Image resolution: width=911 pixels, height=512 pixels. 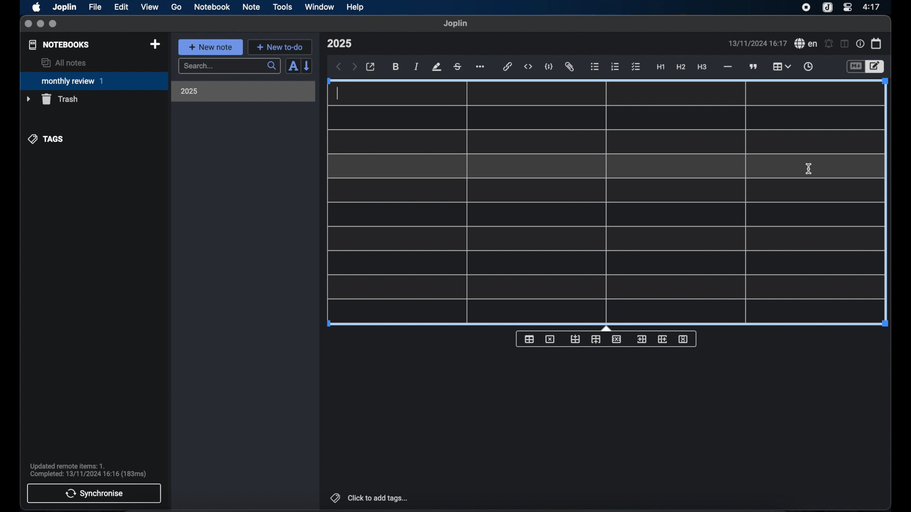 What do you see at coordinates (596, 339) in the screenshot?
I see `insert row after` at bounding box center [596, 339].